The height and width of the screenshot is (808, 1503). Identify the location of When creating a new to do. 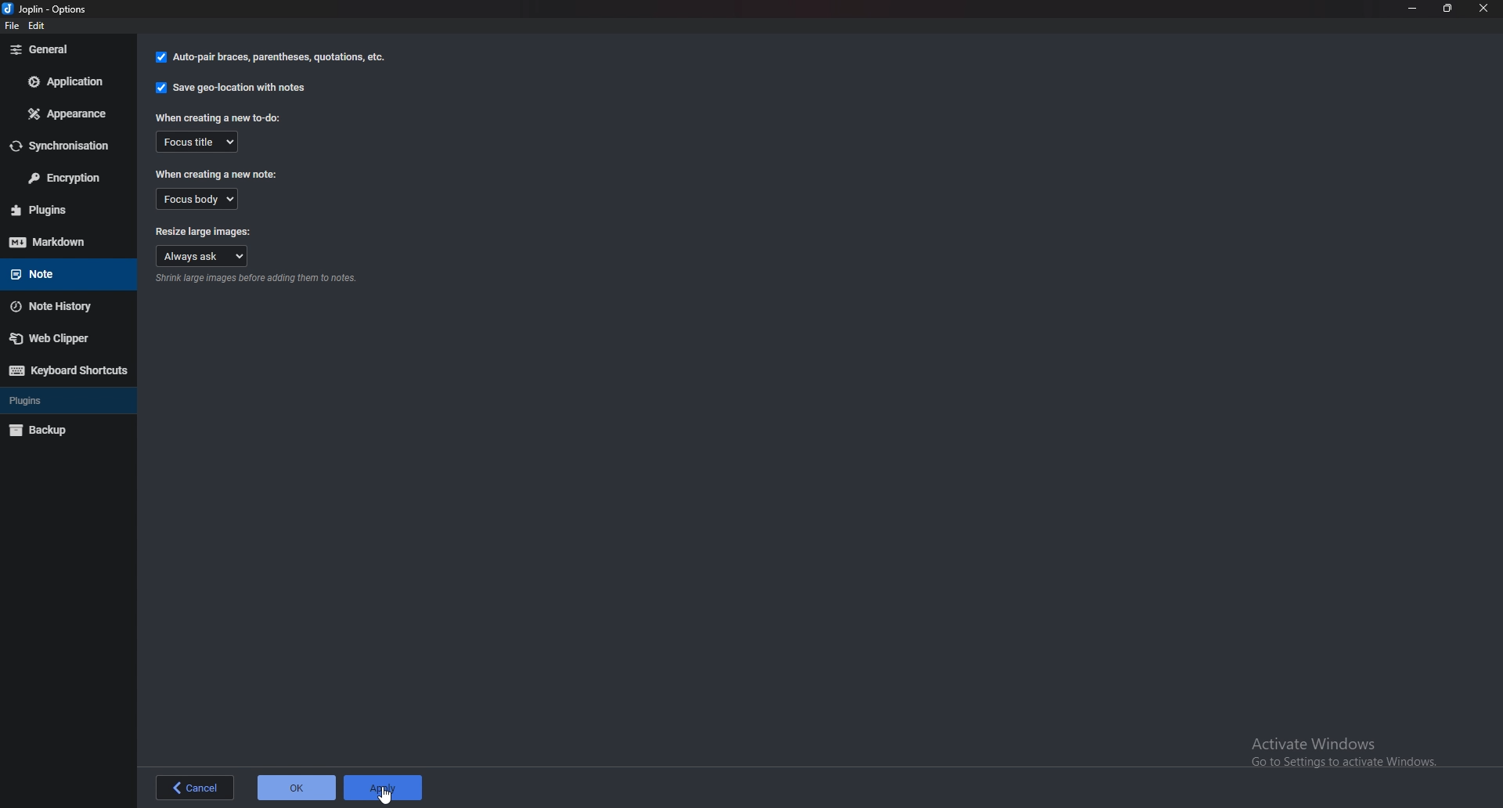
(217, 117).